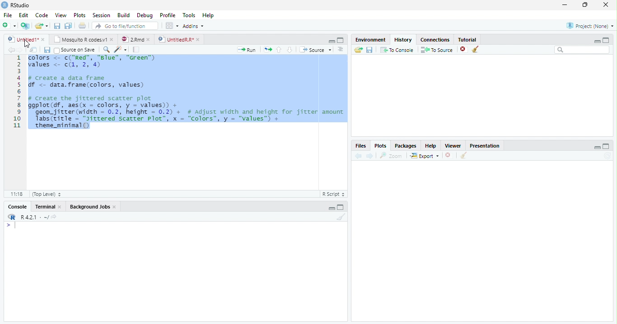 Image resolution: width=617 pixels, height=324 pixels. Describe the element at coordinates (315, 50) in the screenshot. I see `Source` at that location.